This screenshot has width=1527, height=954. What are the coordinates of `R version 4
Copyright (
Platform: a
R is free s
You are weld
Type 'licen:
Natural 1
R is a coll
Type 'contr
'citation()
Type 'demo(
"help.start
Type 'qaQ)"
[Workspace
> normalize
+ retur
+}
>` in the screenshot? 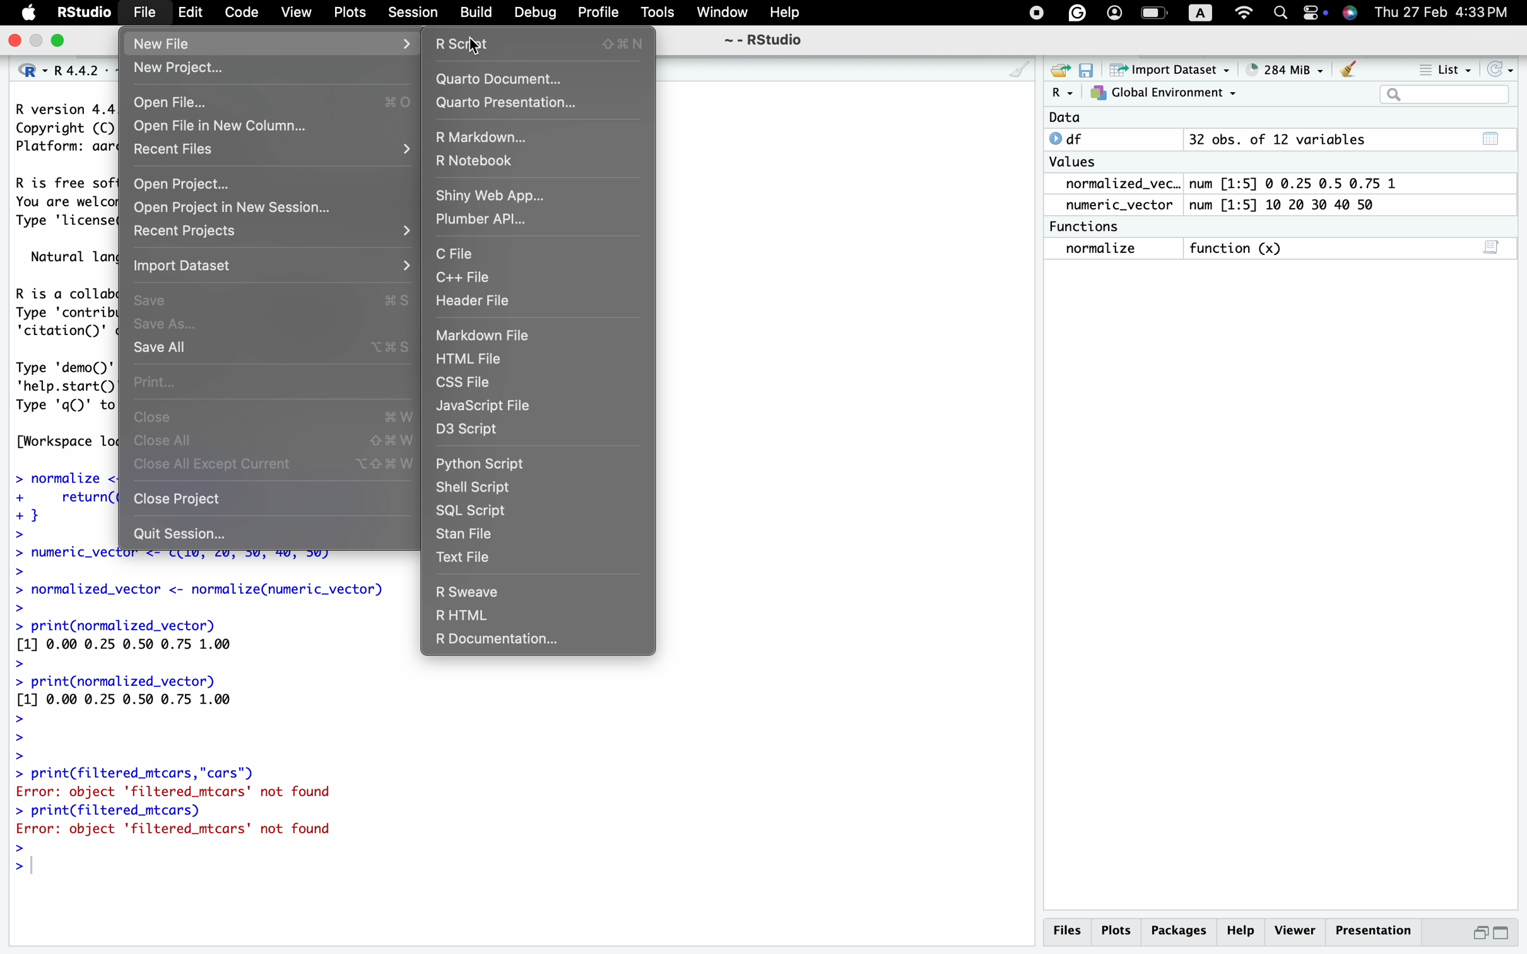 It's located at (57, 322).